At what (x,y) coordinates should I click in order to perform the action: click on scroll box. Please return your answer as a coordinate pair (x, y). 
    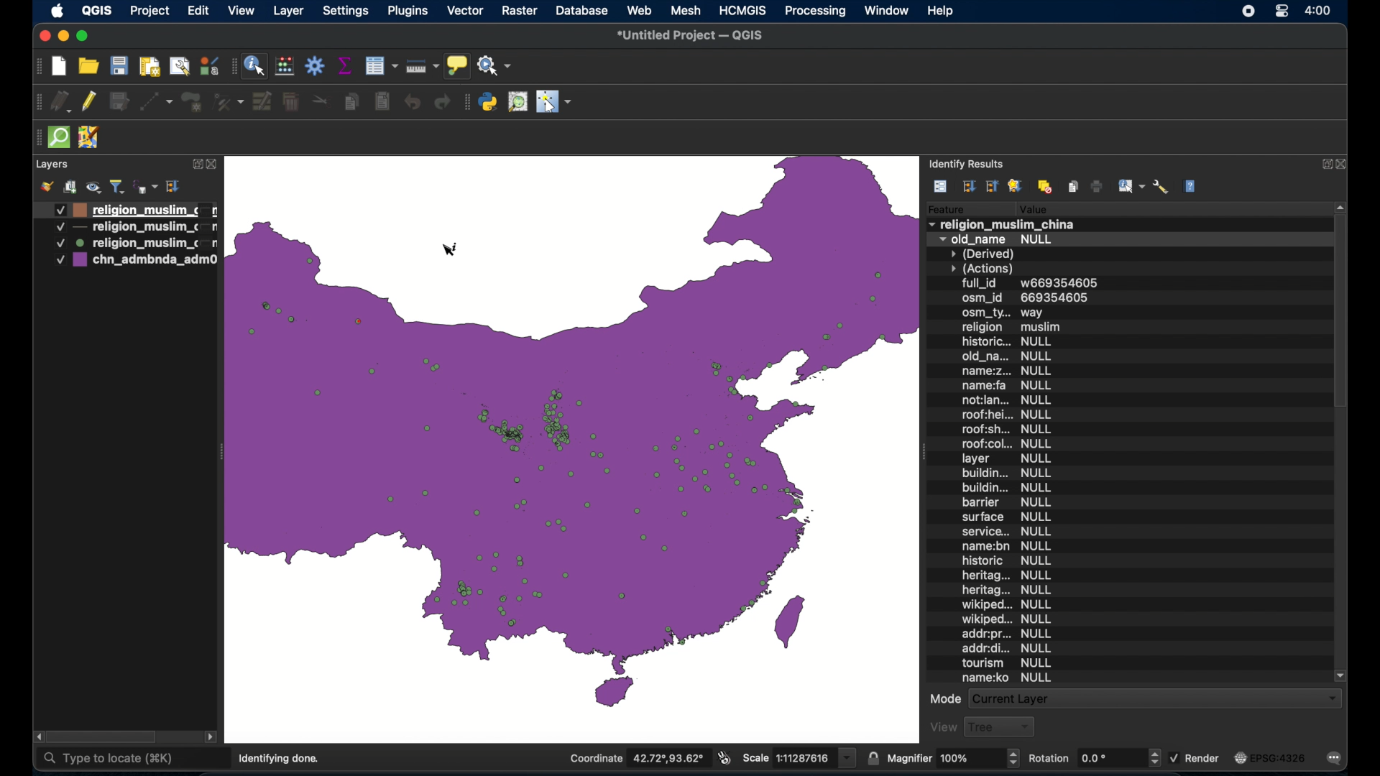
    Looking at the image, I should click on (103, 736).